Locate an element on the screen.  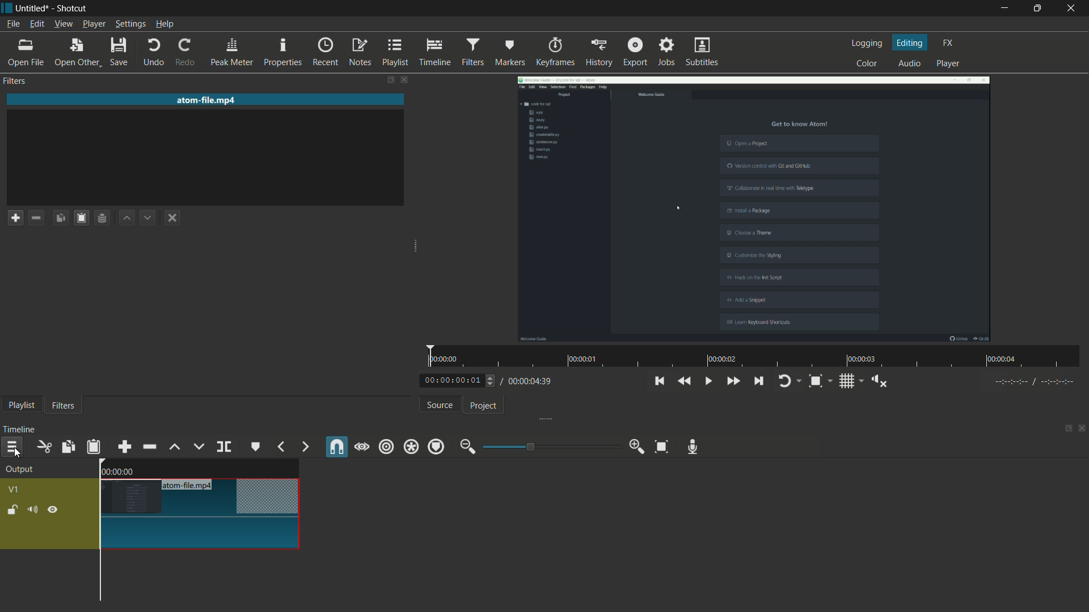
expand is located at coordinates (542, 420).